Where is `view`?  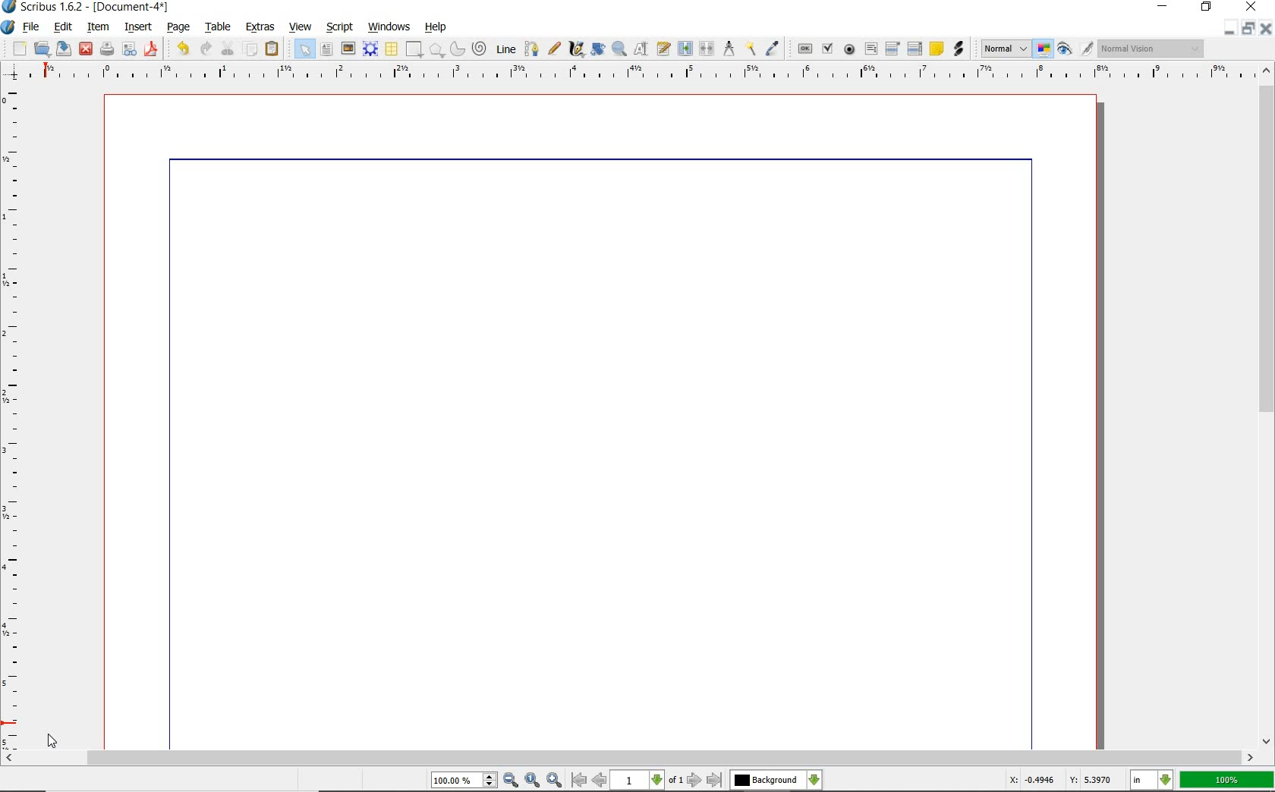
view is located at coordinates (303, 27).